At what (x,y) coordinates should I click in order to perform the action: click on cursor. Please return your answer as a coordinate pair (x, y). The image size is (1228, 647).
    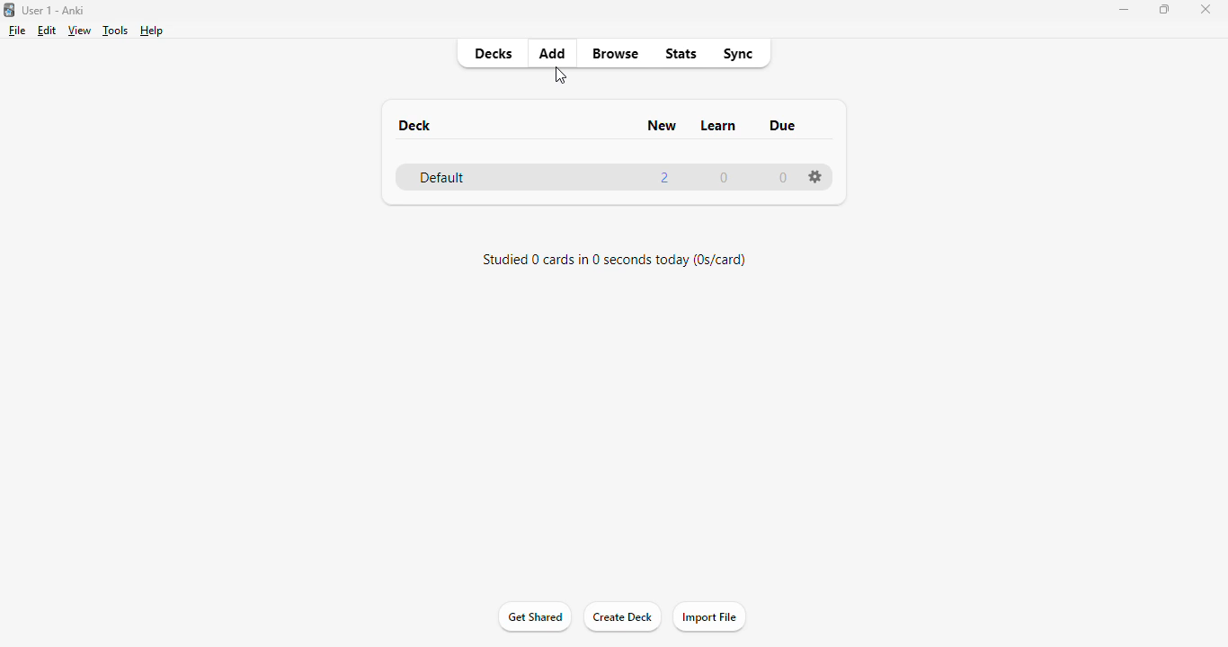
    Looking at the image, I should click on (559, 75).